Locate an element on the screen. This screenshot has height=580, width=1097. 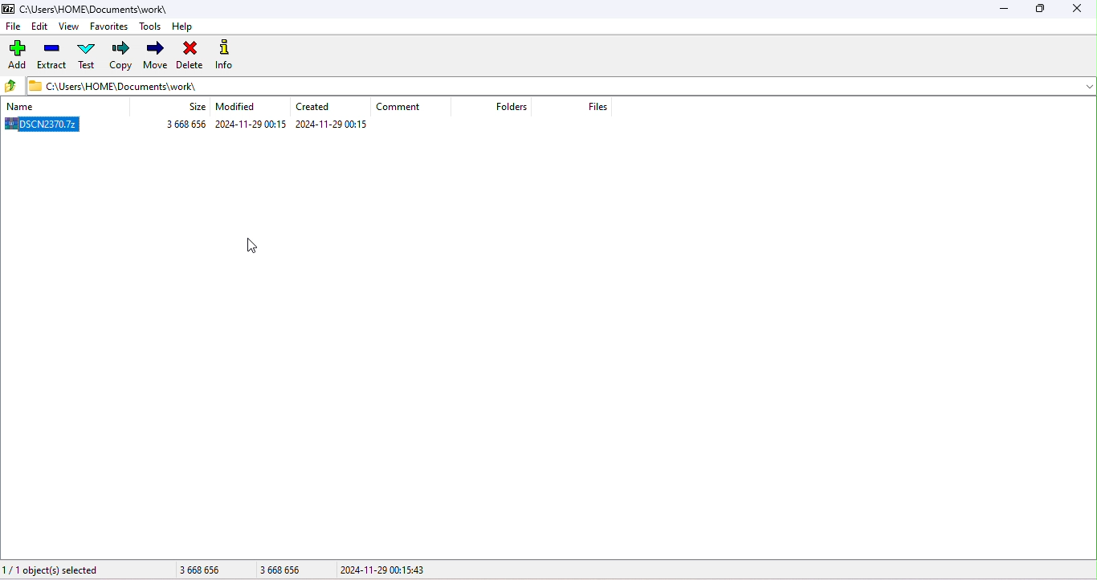
add is located at coordinates (17, 55).